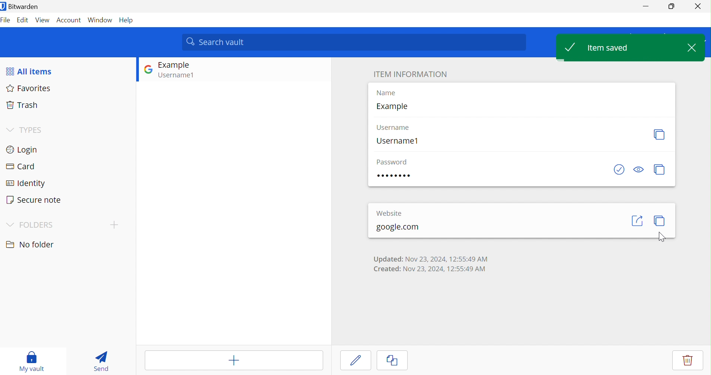 This screenshot has width=711, height=375. Describe the element at coordinates (43, 20) in the screenshot. I see `View` at that location.